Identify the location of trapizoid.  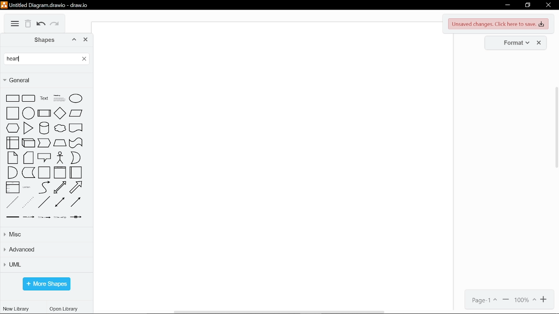
(60, 143).